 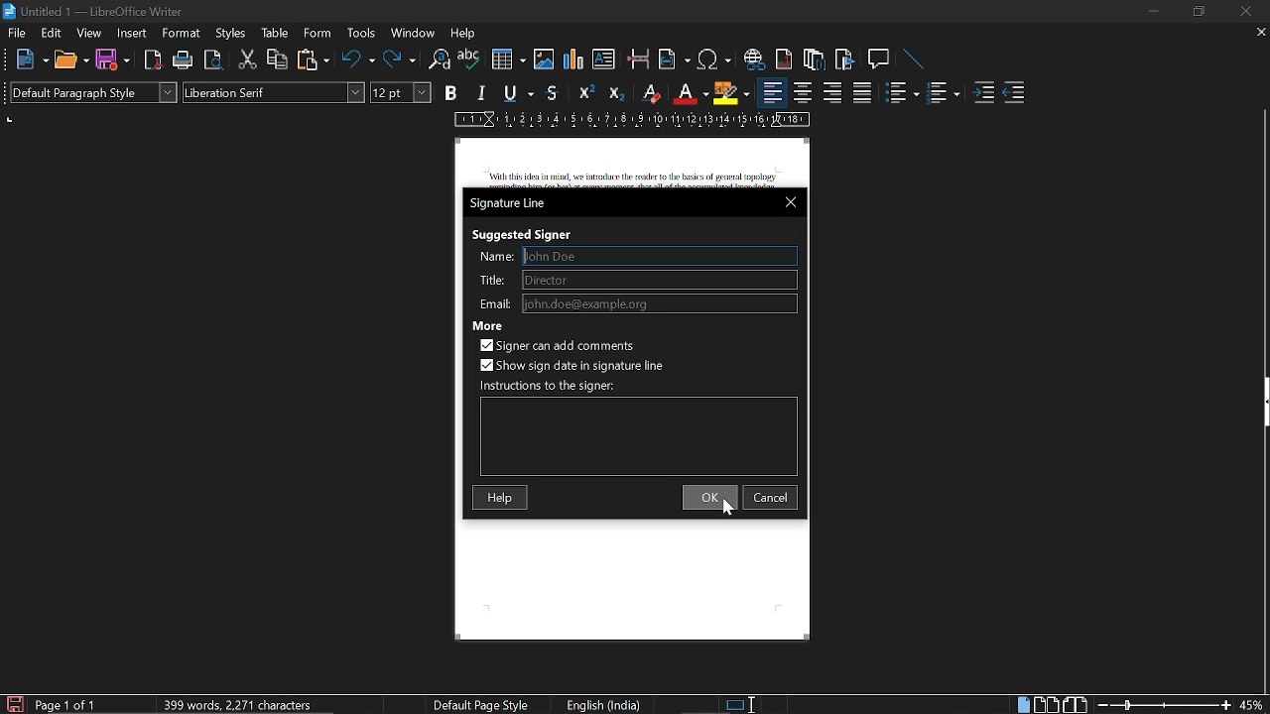 What do you see at coordinates (834, 93) in the screenshot?
I see `align right` at bounding box center [834, 93].